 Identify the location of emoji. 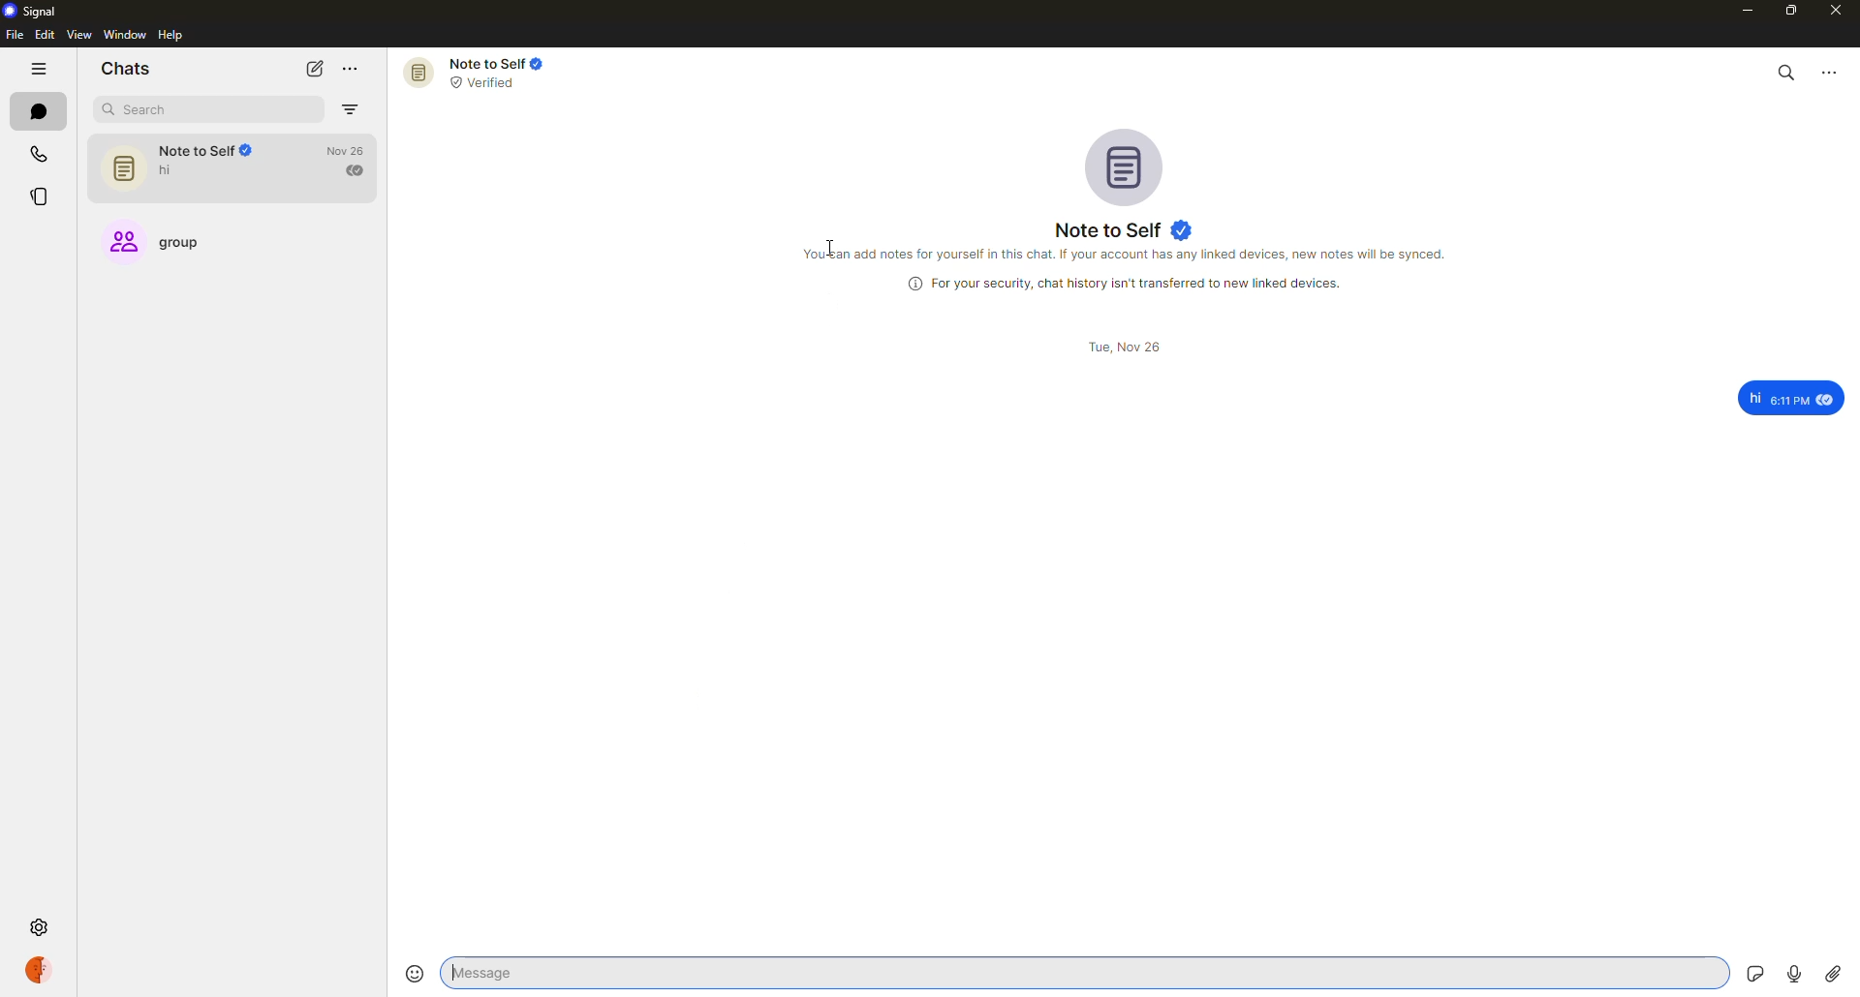
(414, 973).